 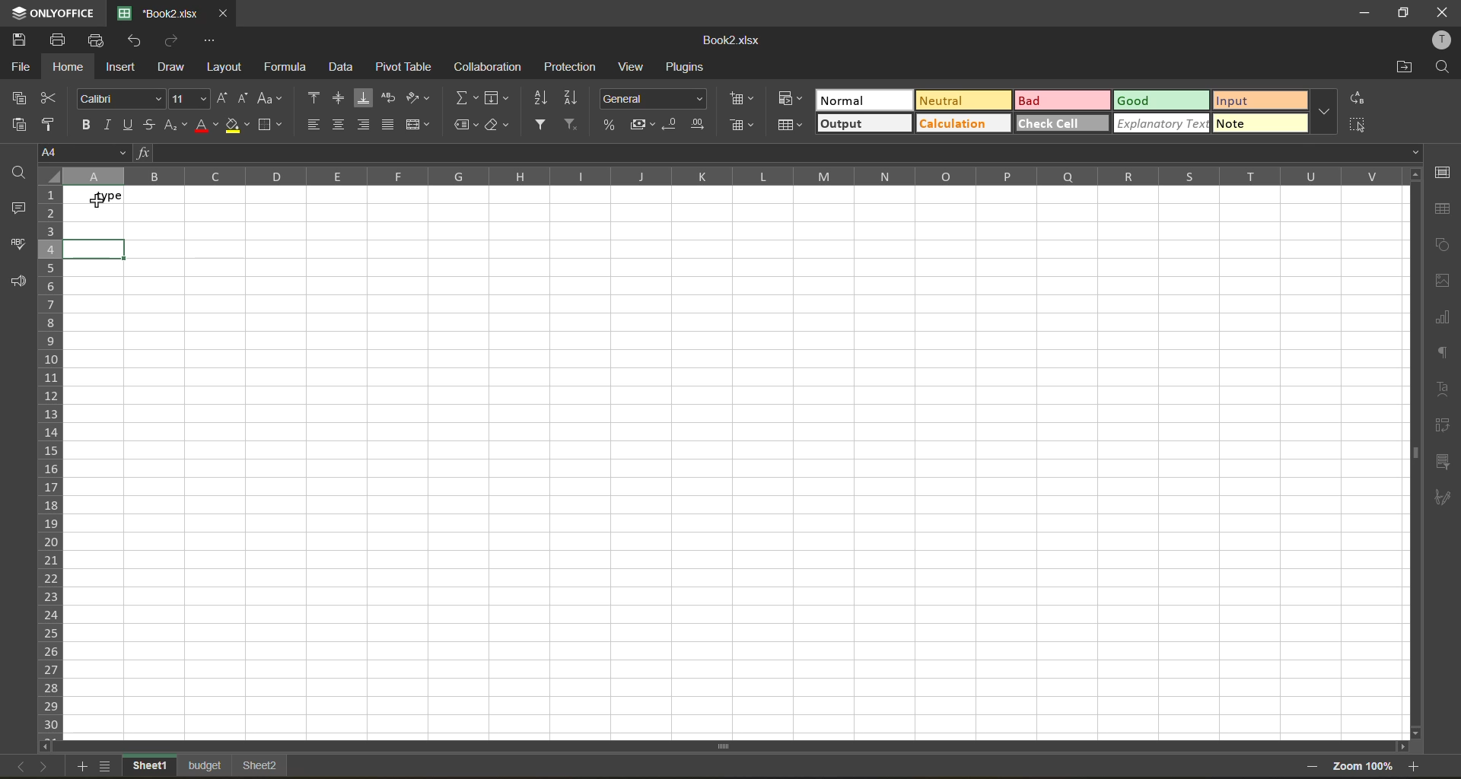 What do you see at coordinates (1444, 11) in the screenshot?
I see `close` at bounding box center [1444, 11].